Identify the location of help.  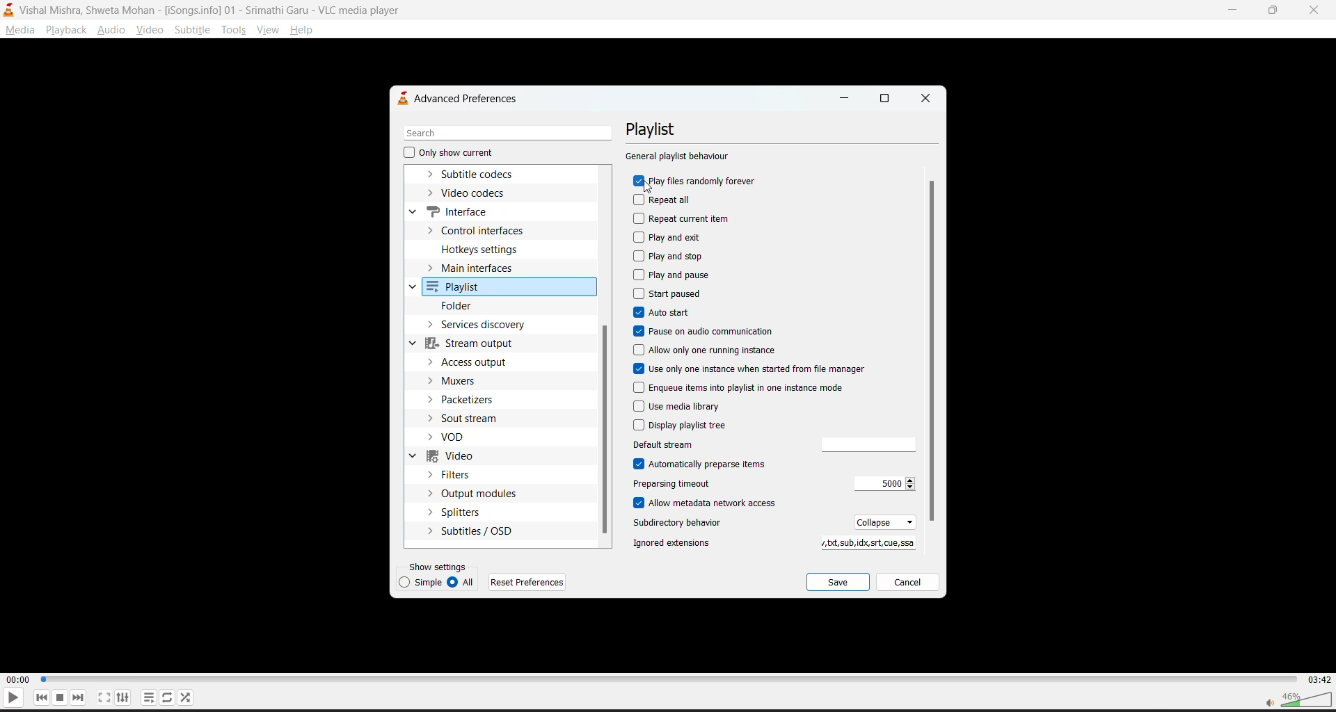
(305, 30).